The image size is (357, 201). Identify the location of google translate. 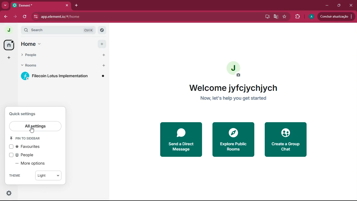
(275, 17).